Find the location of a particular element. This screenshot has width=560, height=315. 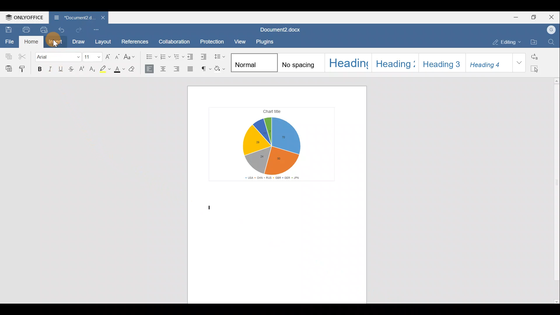

Shading is located at coordinates (221, 69).